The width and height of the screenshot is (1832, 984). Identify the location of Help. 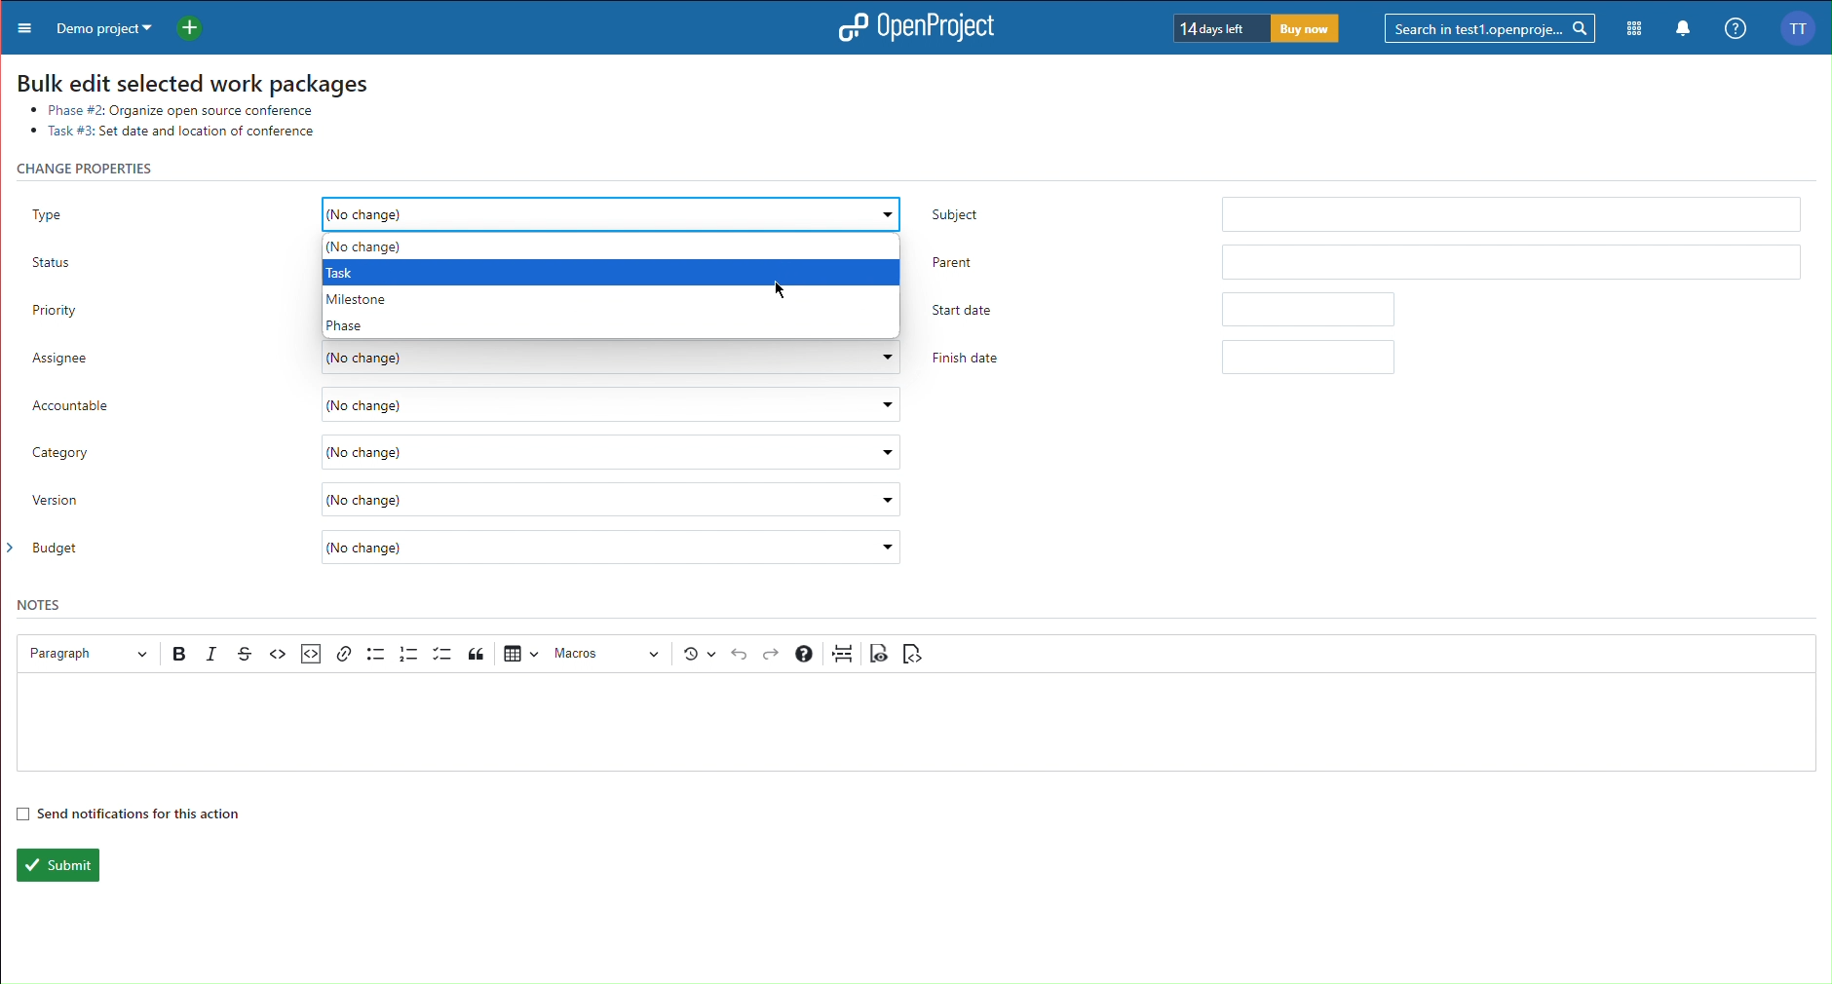
(1734, 29).